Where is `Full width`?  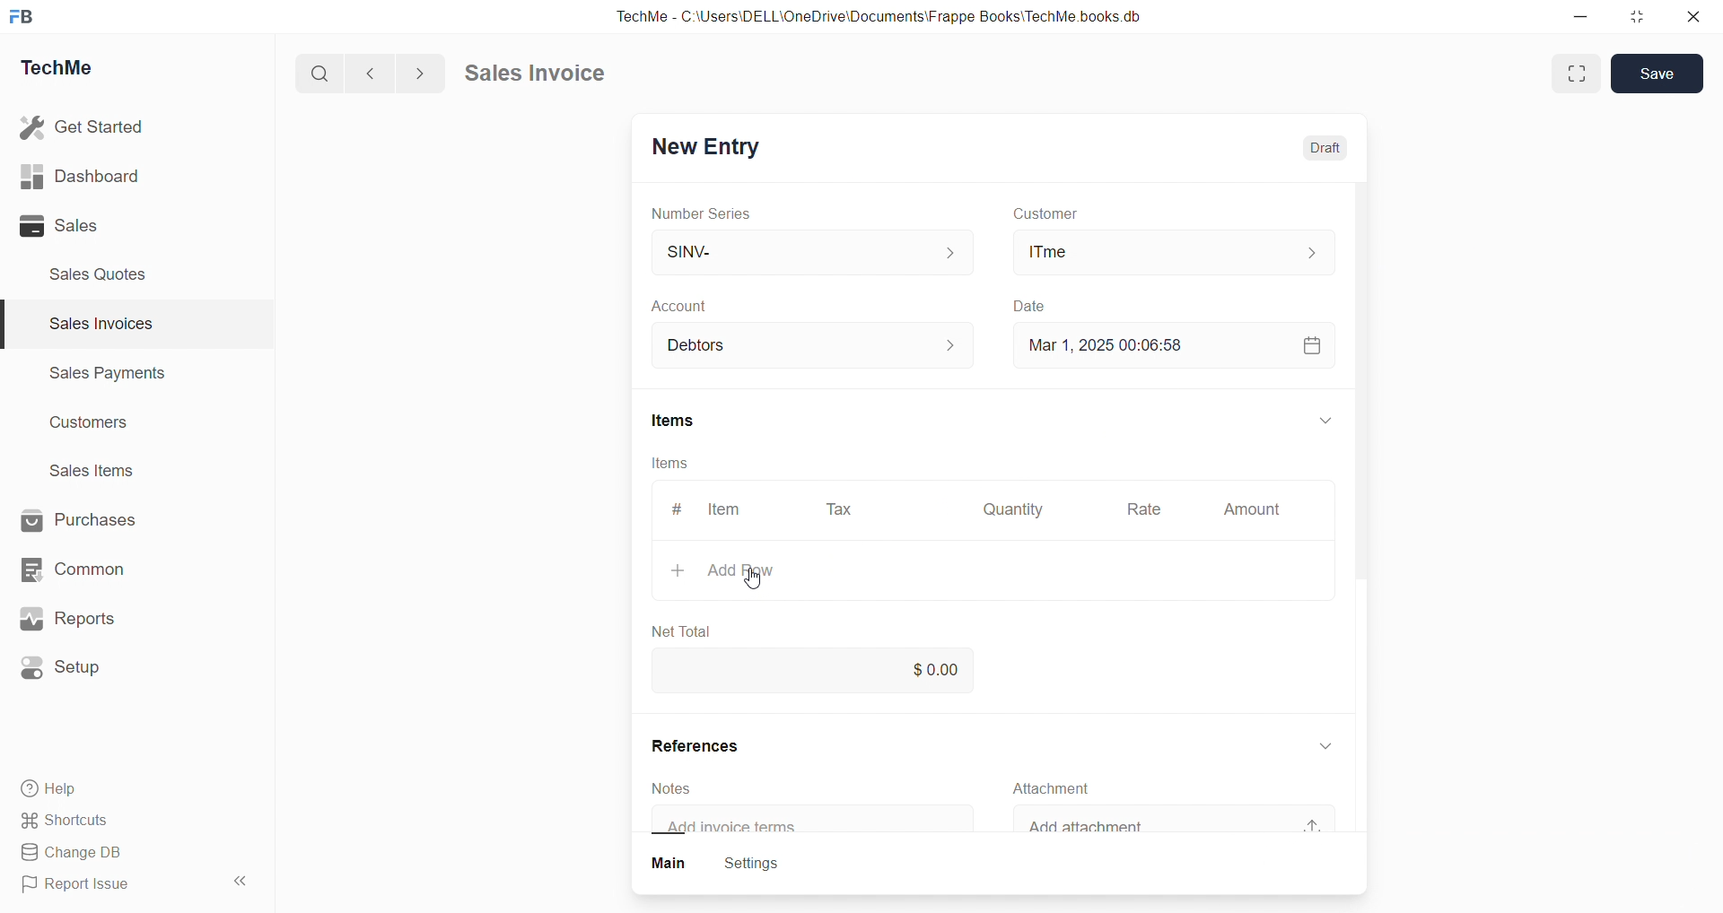 Full width is located at coordinates (1574, 73).